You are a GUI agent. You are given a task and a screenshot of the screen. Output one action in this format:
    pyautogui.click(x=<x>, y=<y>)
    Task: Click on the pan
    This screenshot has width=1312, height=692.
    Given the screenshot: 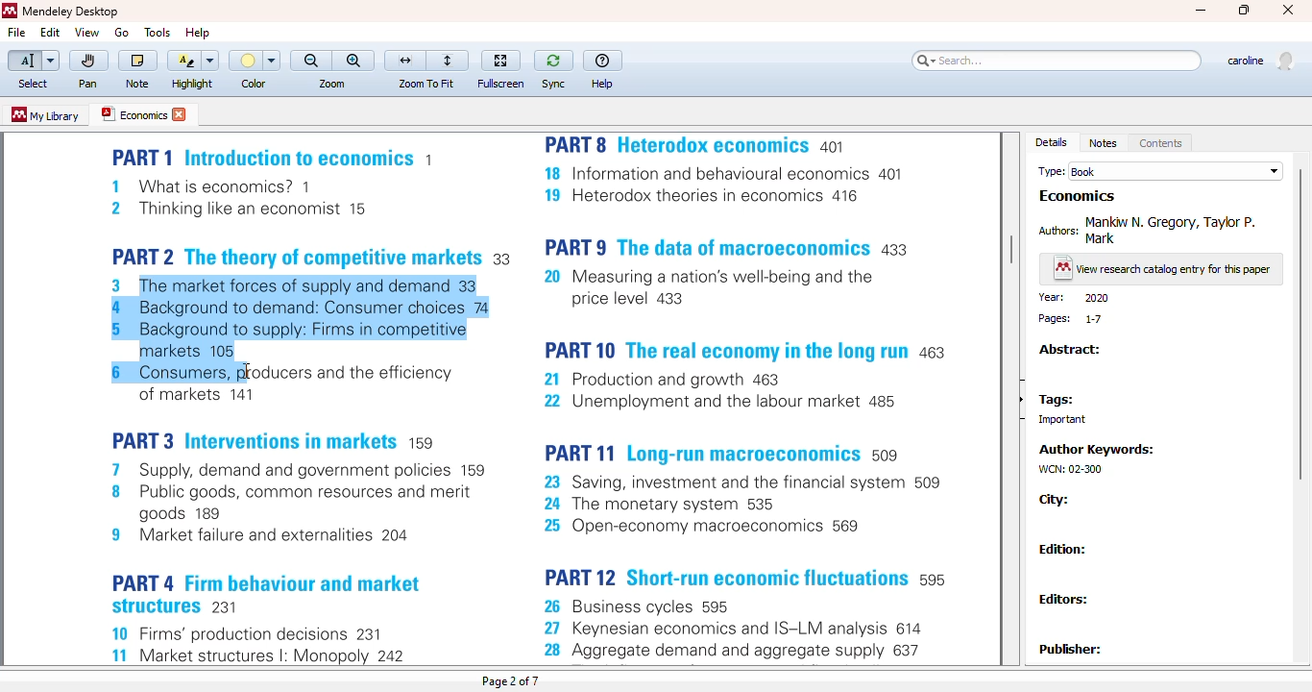 What is the action you would take?
    pyautogui.click(x=87, y=84)
    